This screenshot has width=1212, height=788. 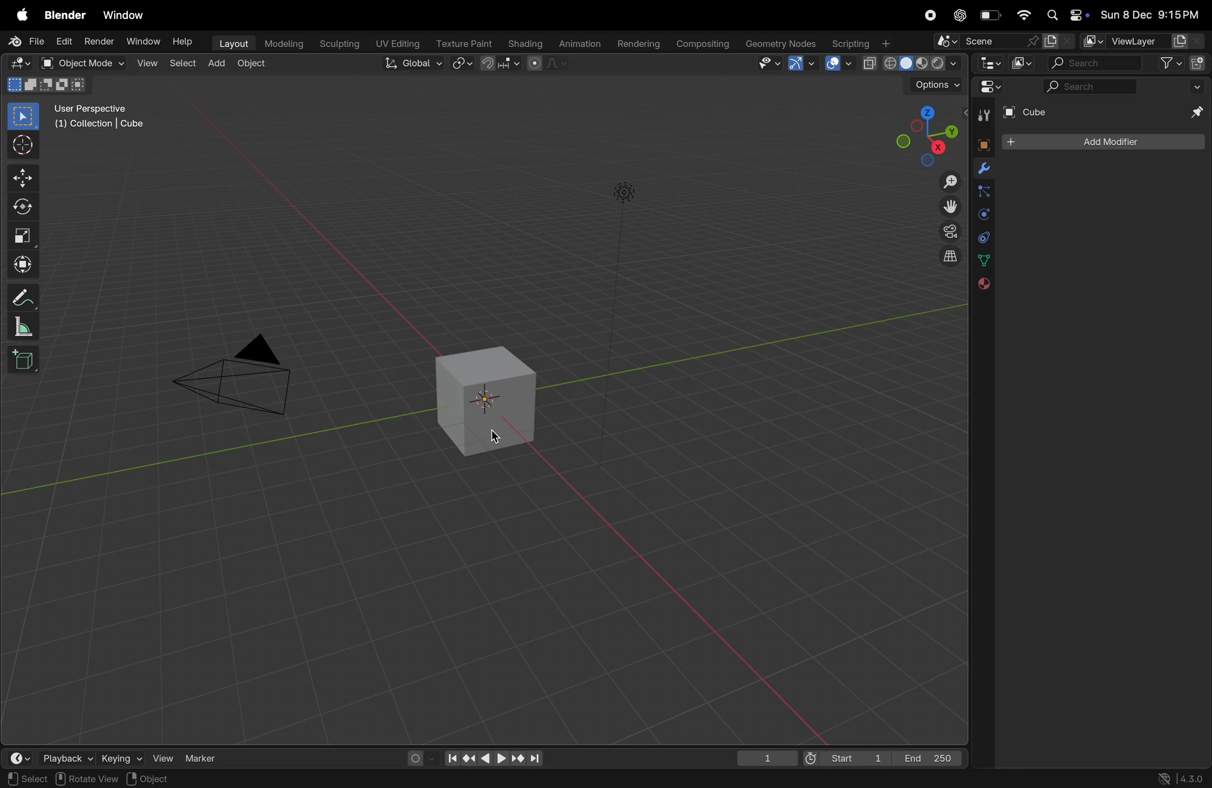 I want to click on Gemmerty nodes, so click(x=780, y=44).